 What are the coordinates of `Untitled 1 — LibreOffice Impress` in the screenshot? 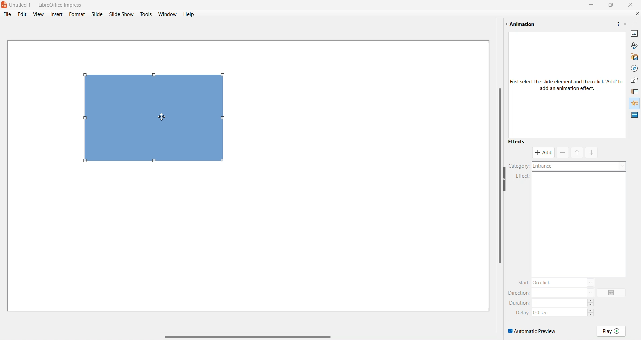 It's located at (50, 4).